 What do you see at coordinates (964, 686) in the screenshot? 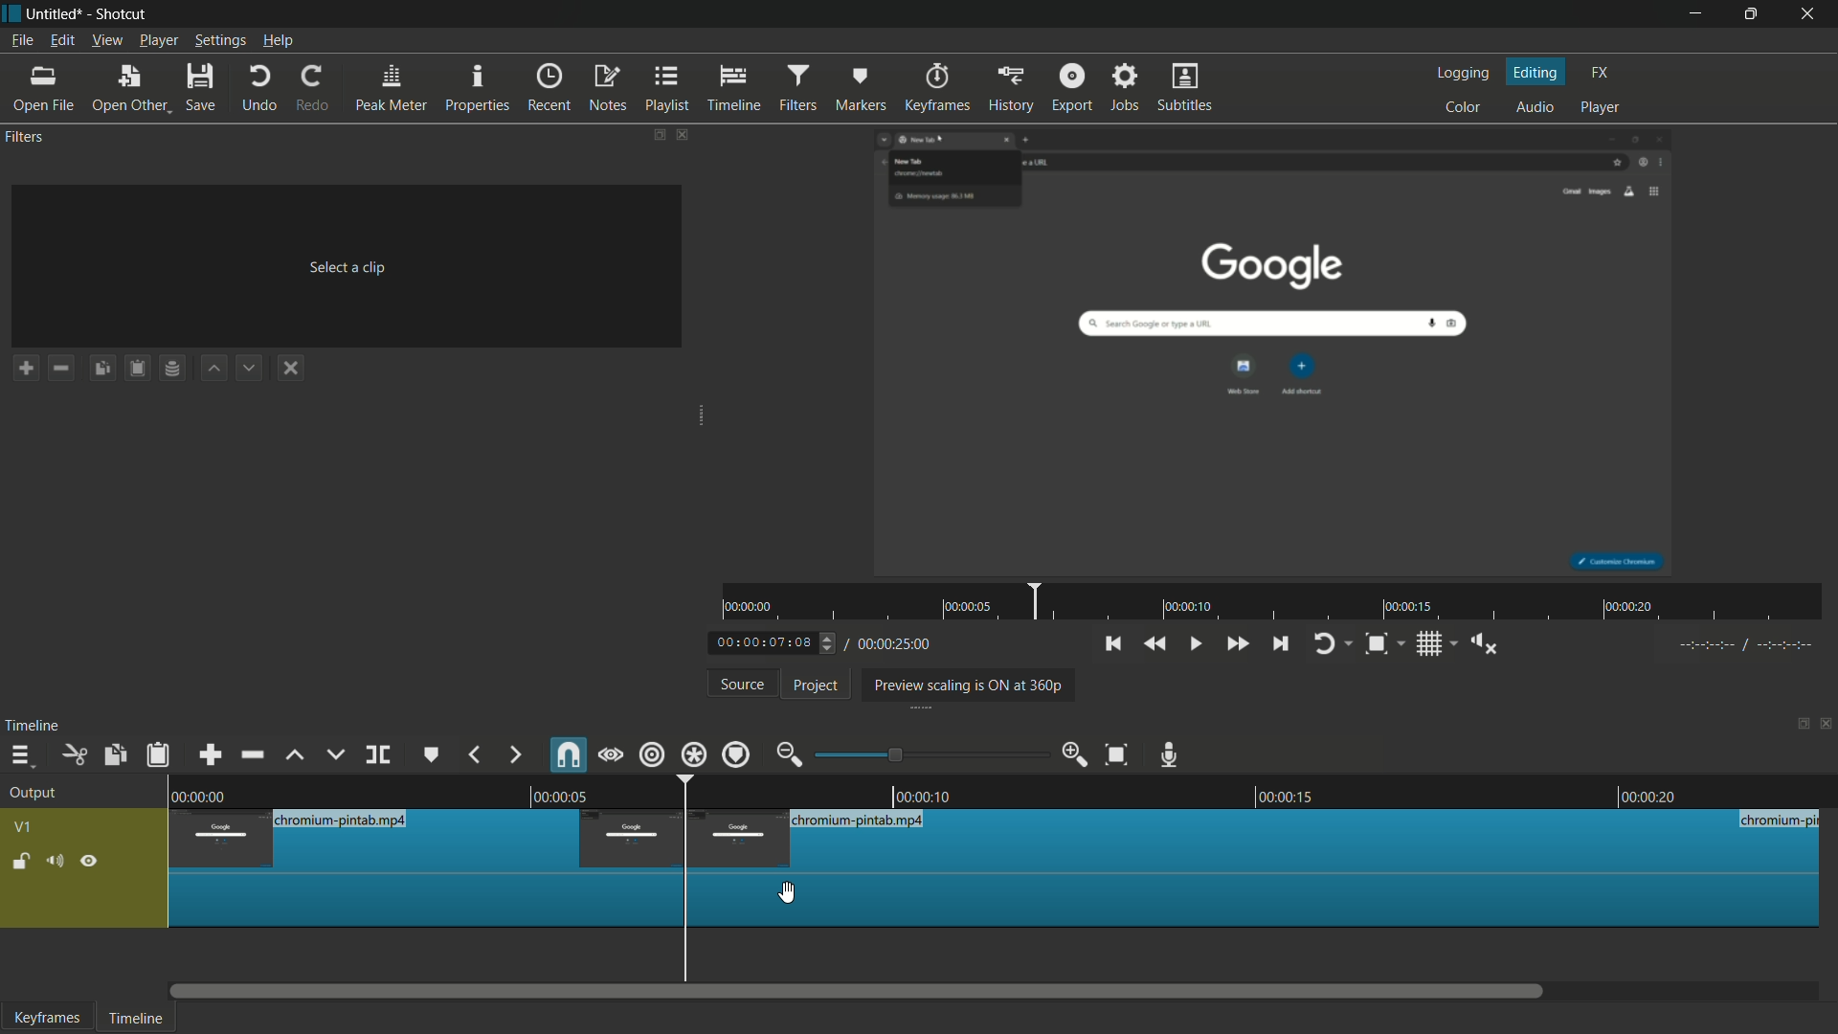
I see `preview scaling is on at 360p` at bounding box center [964, 686].